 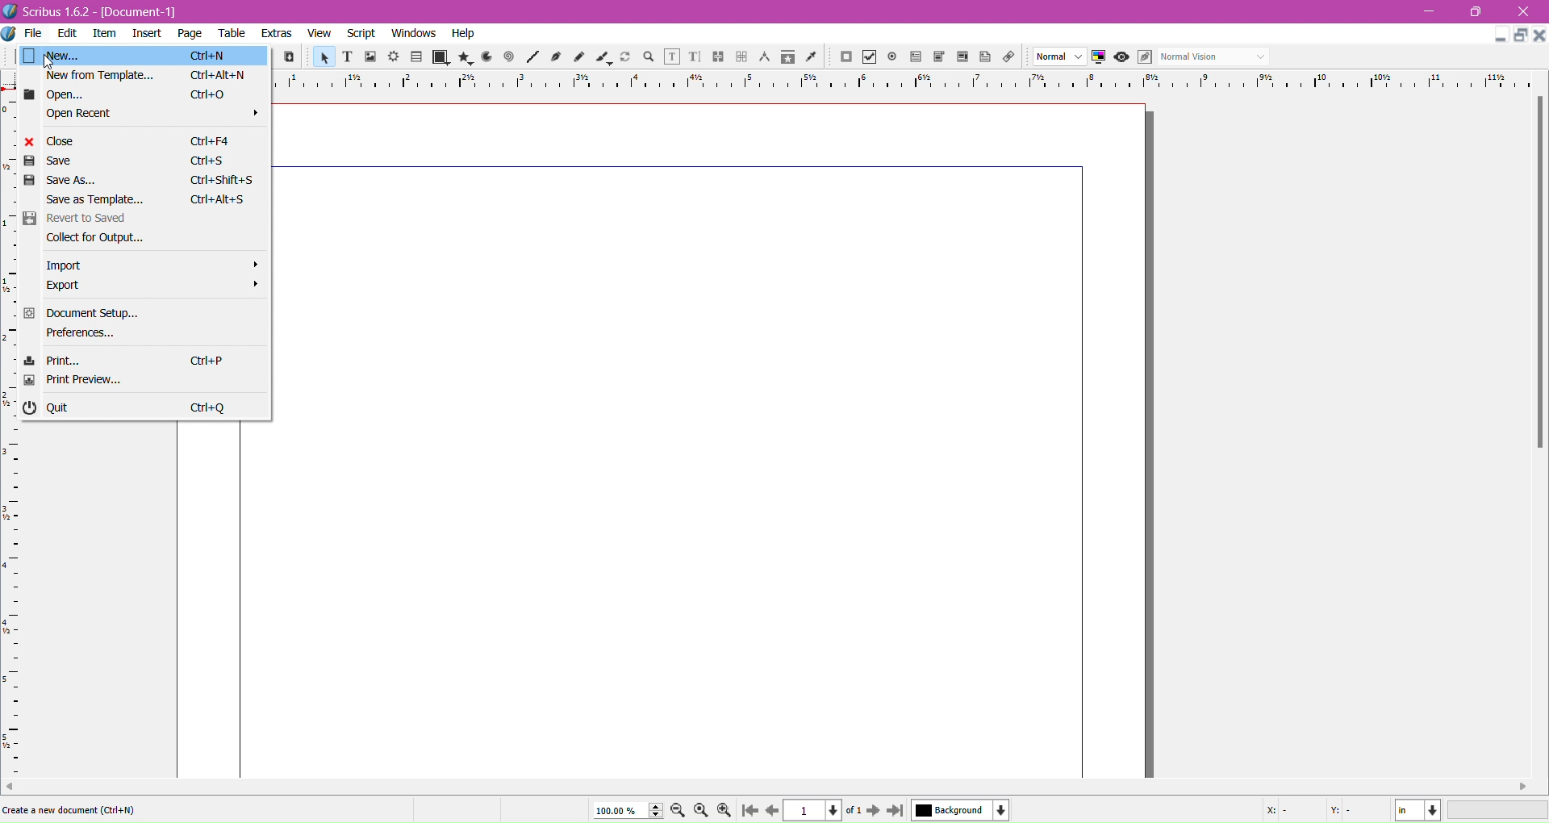 I want to click on icon, so click(x=1146, y=56).